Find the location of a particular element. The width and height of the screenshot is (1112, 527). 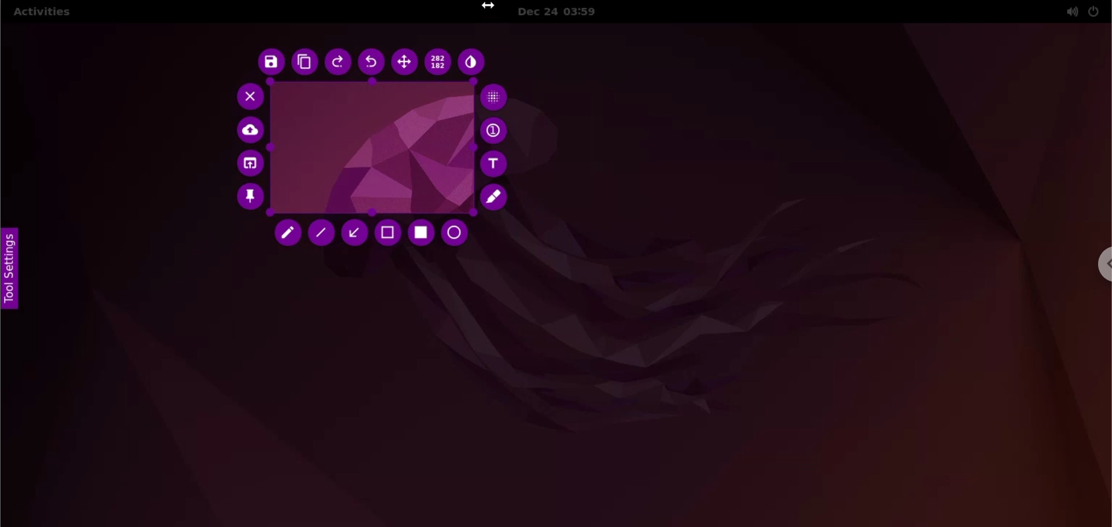

Activities is located at coordinates (41, 12).